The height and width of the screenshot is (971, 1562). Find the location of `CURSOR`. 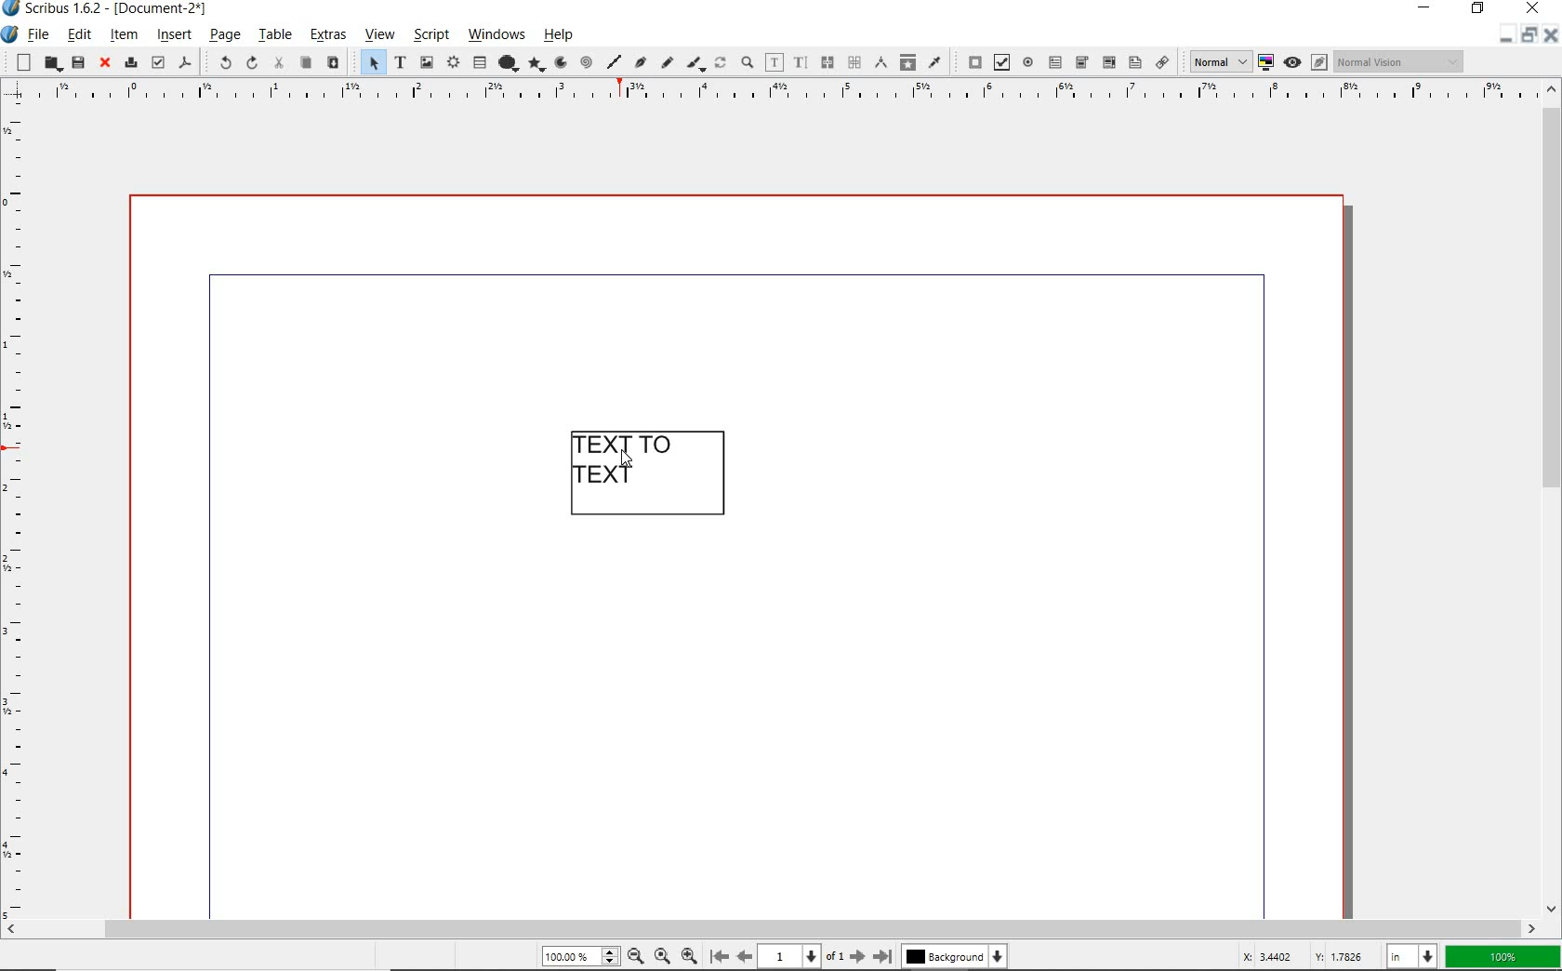

CURSOR is located at coordinates (627, 459).